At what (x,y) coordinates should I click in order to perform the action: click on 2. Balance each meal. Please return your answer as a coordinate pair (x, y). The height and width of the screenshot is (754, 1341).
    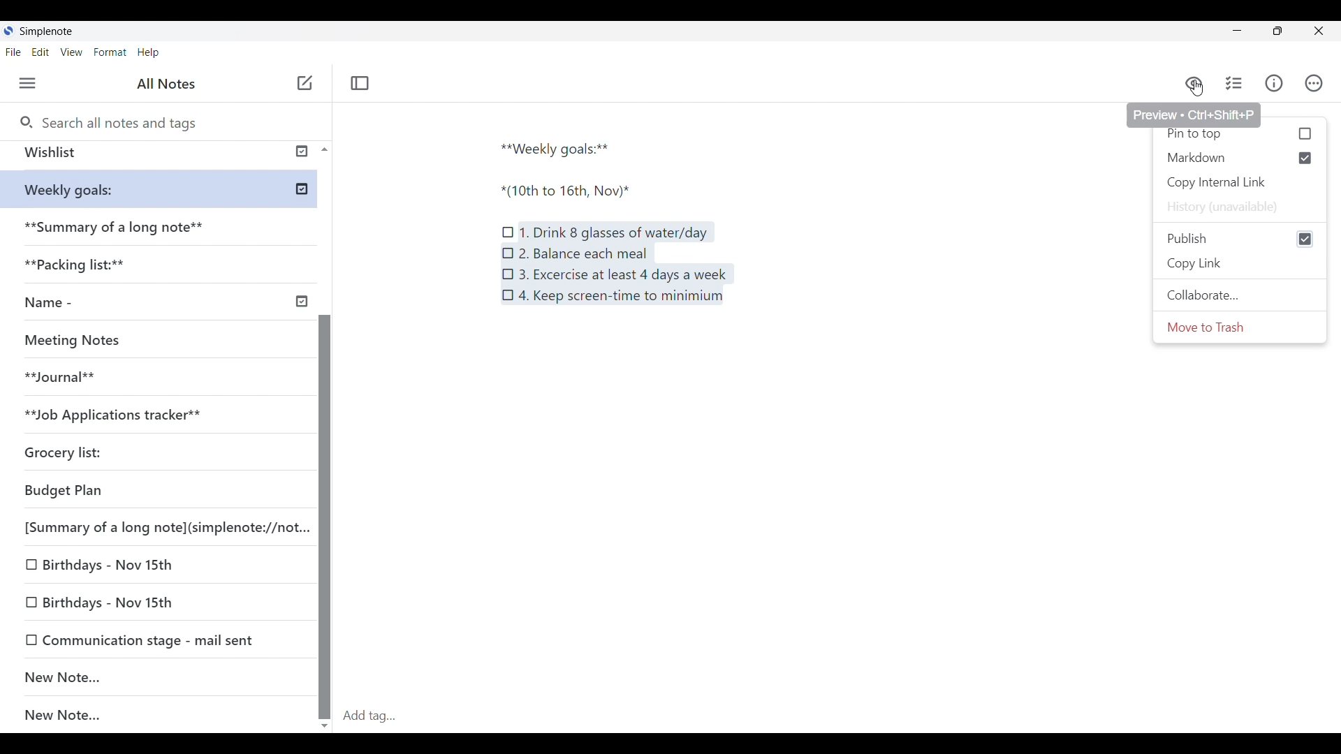
    Looking at the image, I should click on (582, 253).